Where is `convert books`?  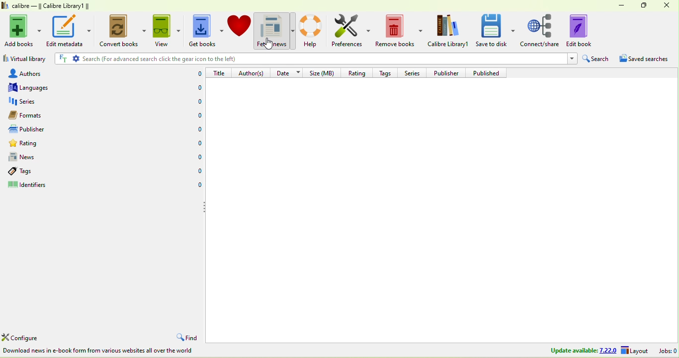
convert books is located at coordinates (118, 31).